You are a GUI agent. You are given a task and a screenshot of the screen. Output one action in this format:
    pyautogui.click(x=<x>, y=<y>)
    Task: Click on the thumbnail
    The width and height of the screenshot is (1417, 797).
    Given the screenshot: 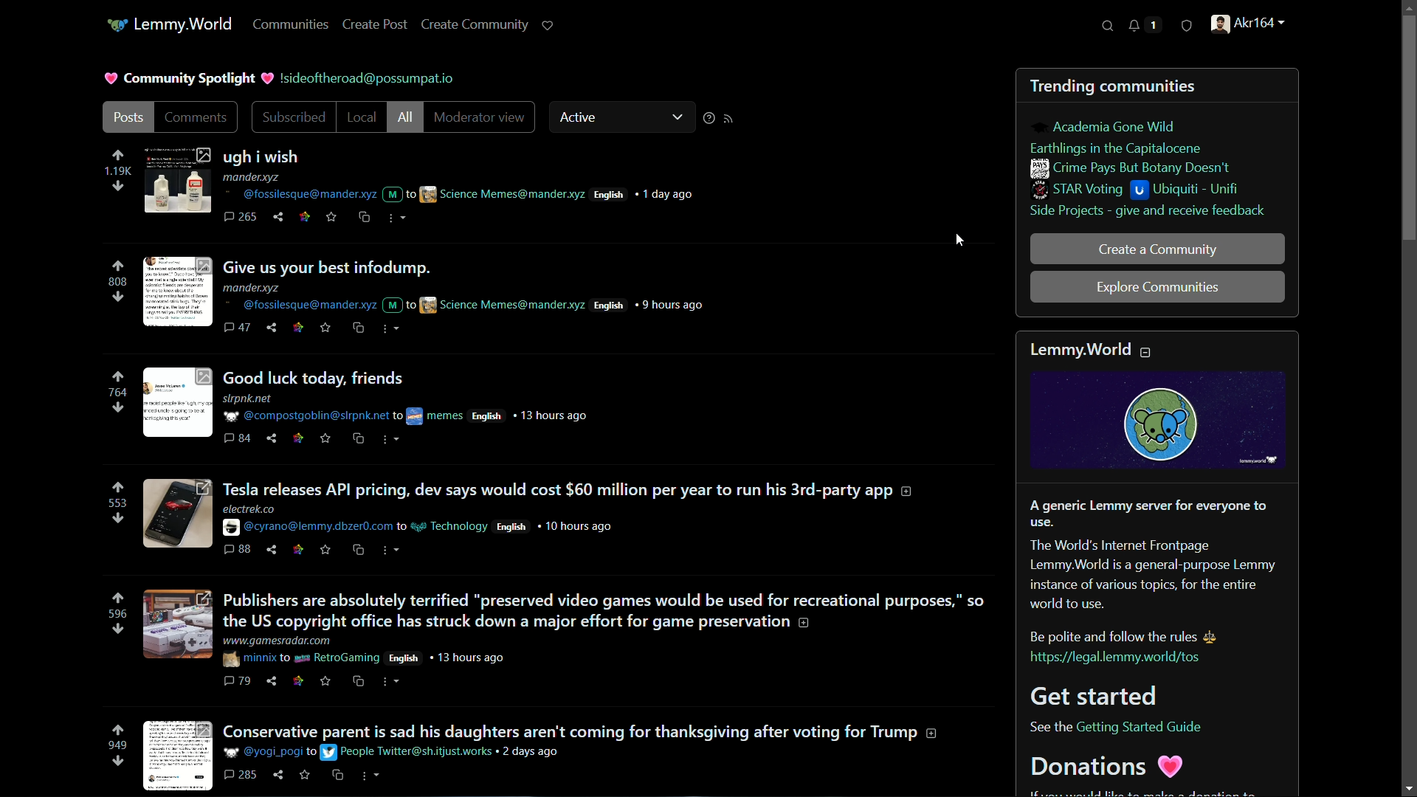 What is the action you would take?
    pyautogui.click(x=176, y=180)
    